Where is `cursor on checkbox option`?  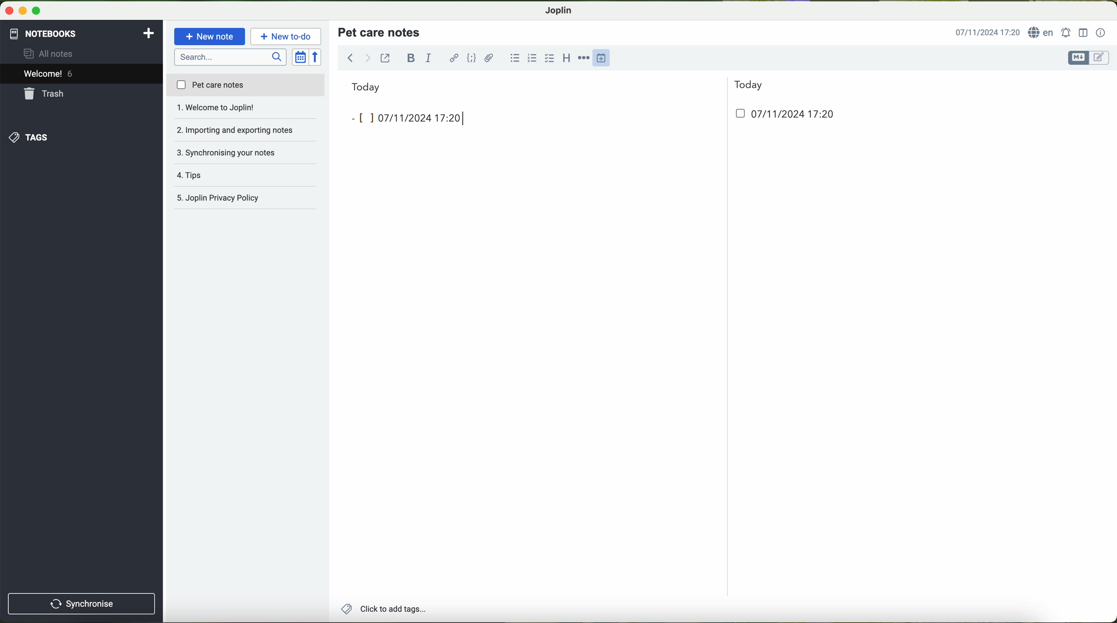 cursor on checkbox option is located at coordinates (551, 58).